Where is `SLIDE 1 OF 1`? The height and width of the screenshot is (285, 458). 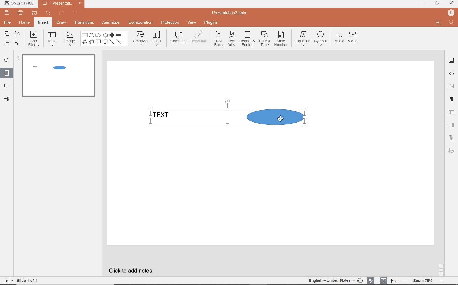 SLIDE 1 OF 1 is located at coordinates (21, 280).